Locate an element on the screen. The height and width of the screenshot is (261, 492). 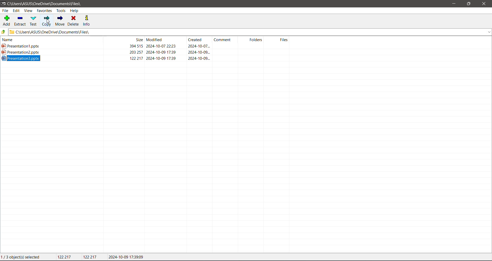
Name is located at coordinates (49, 40).